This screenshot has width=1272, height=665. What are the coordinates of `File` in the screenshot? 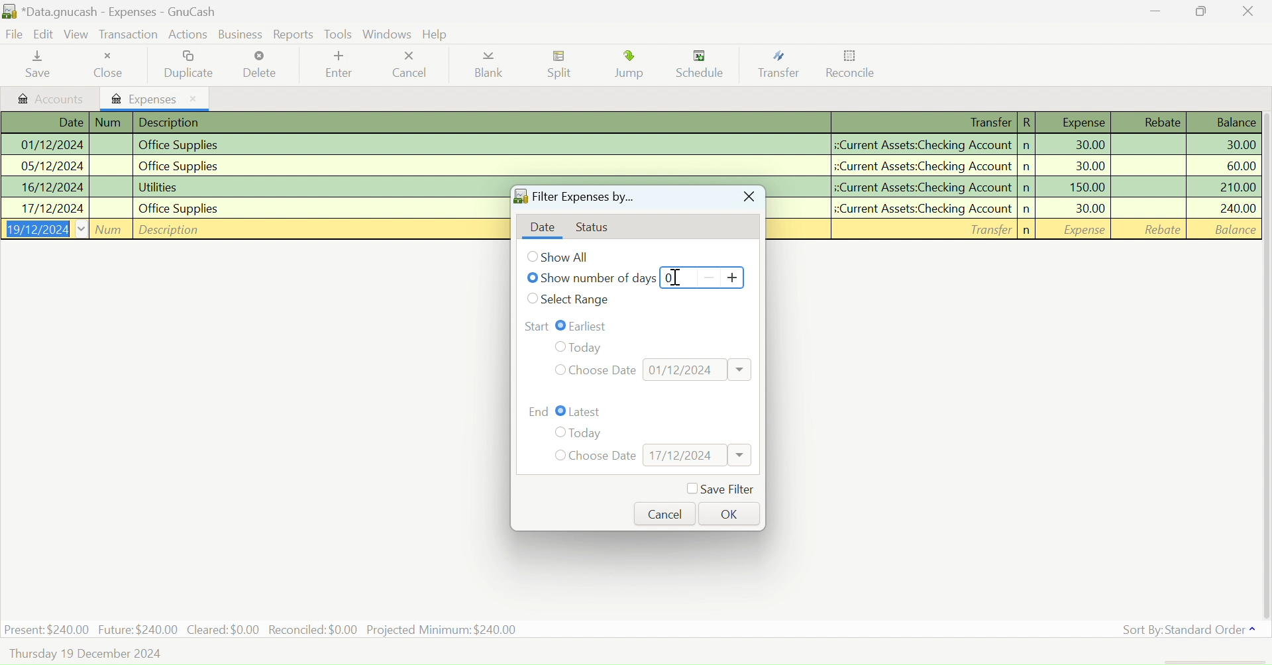 It's located at (13, 36).